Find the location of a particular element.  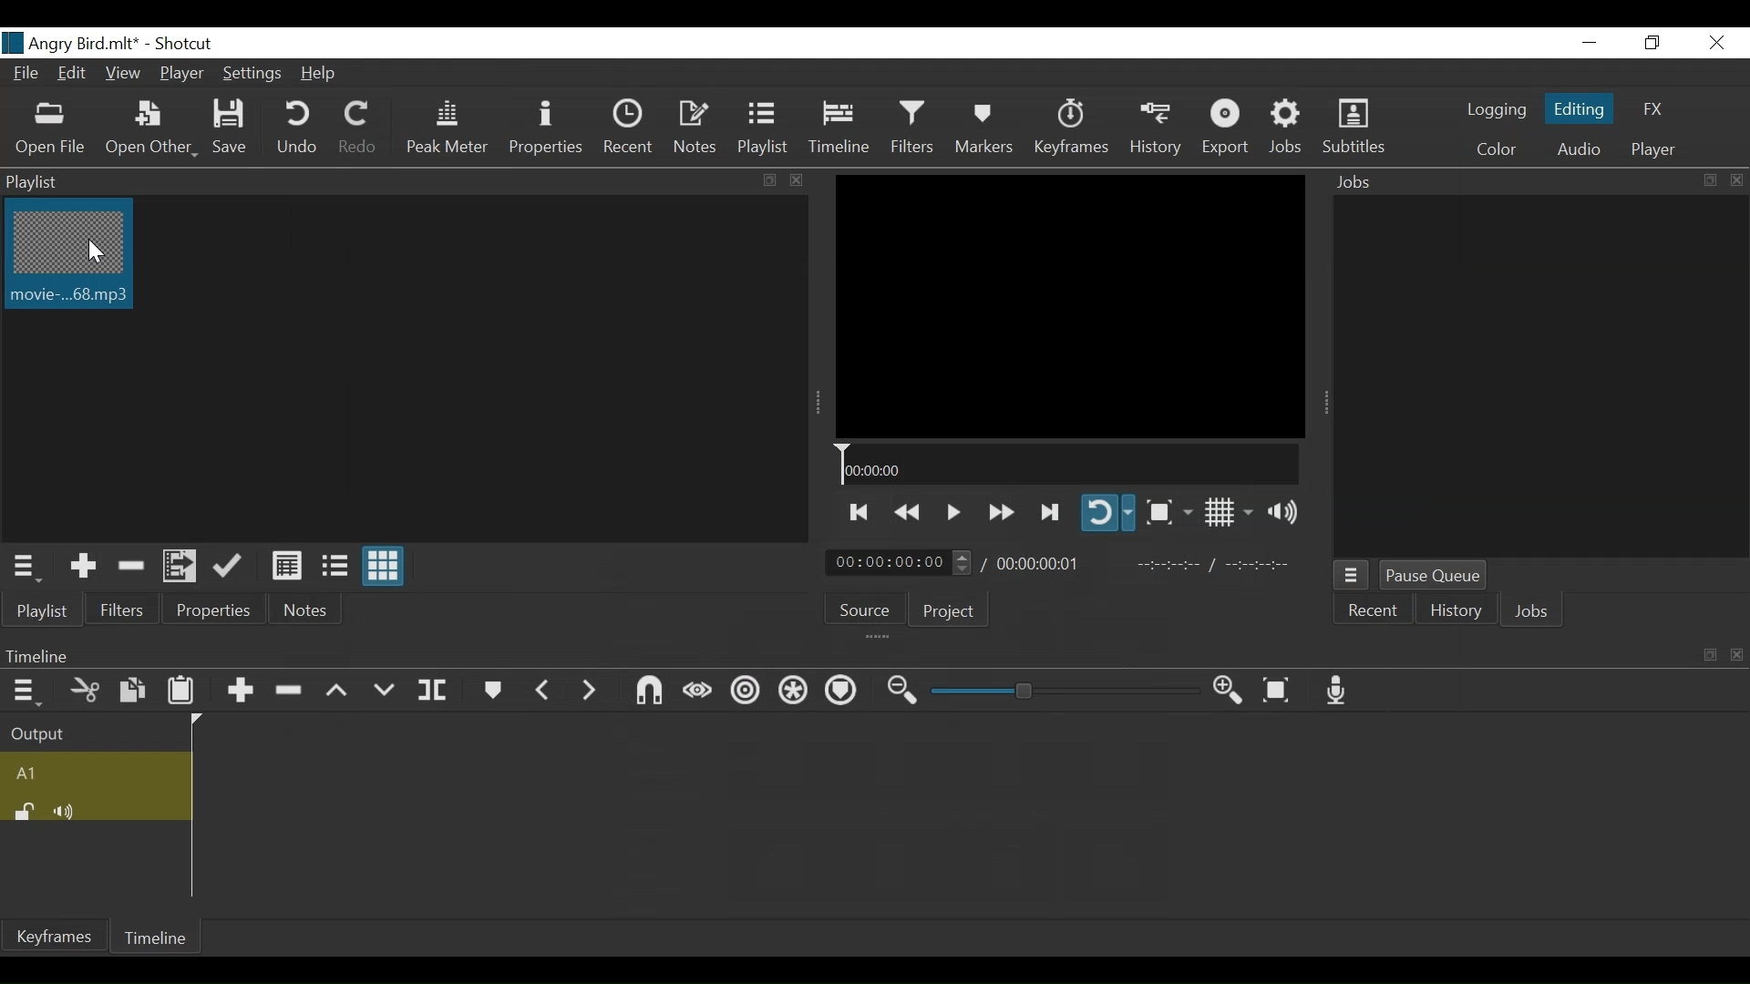

(un)lock track is located at coordinates (25, 811).